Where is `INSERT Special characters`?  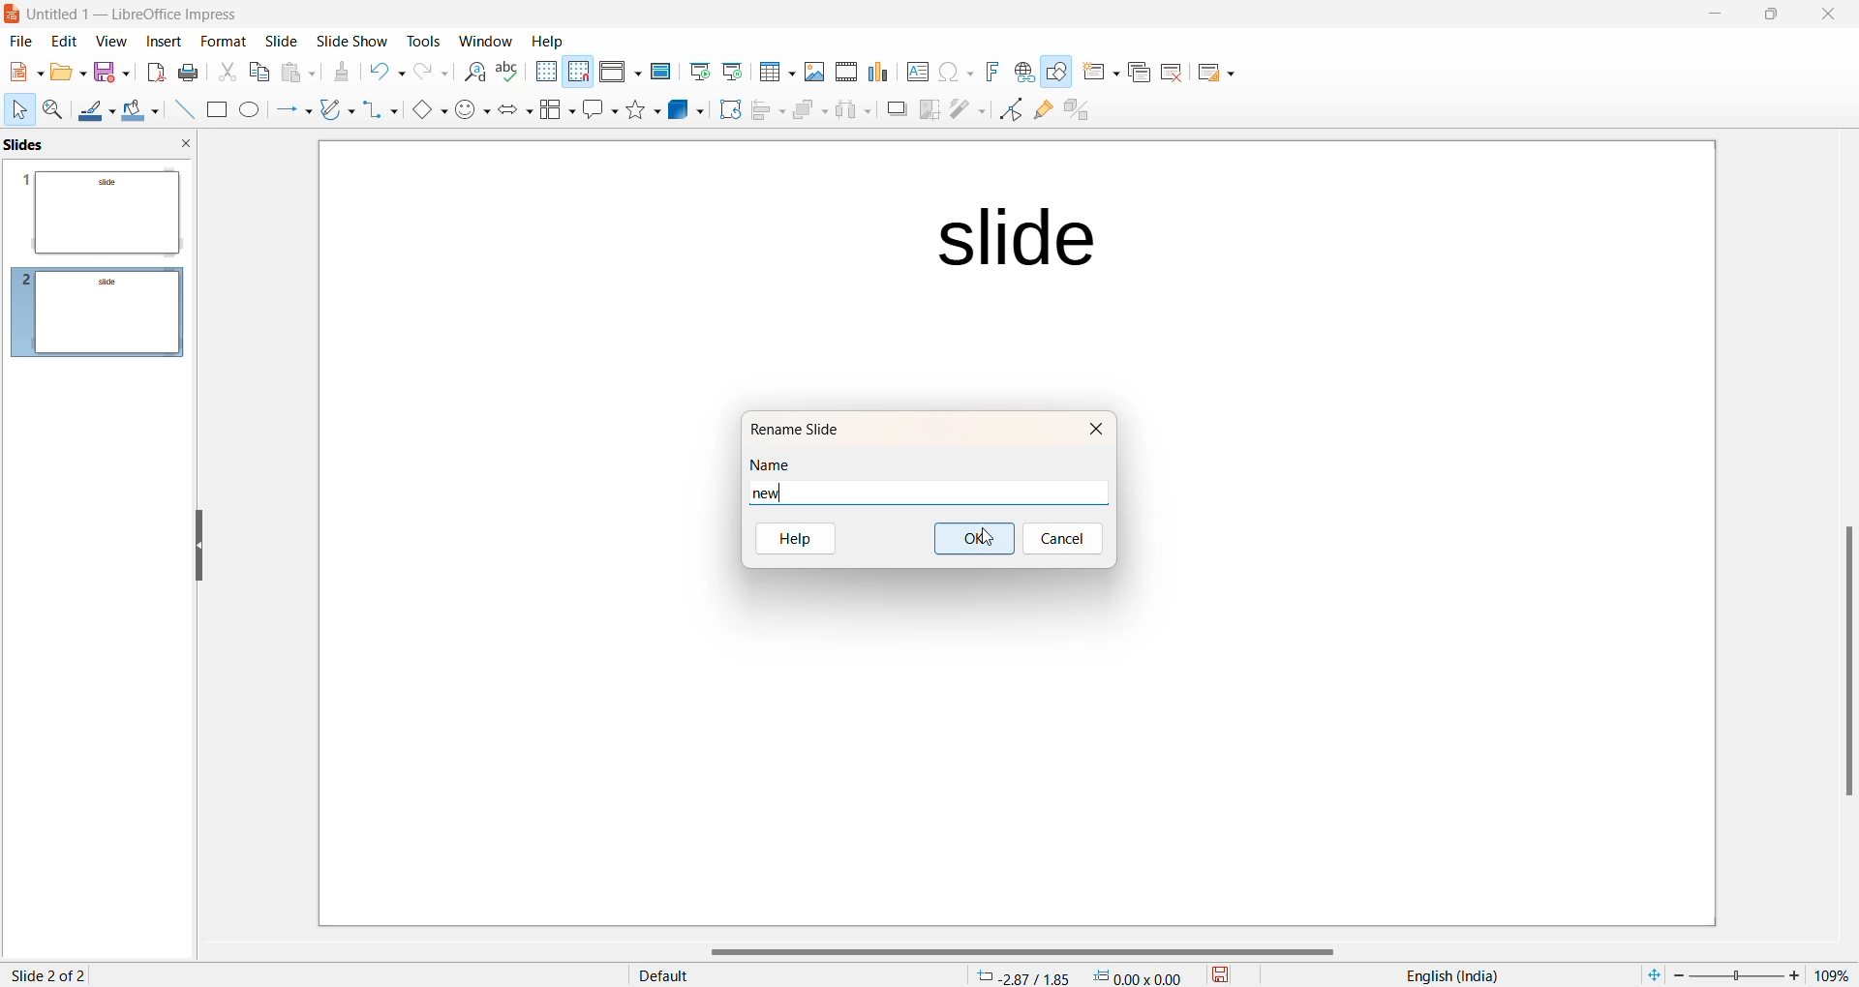
INSERT Special characters is located at coordinates (952, 72).